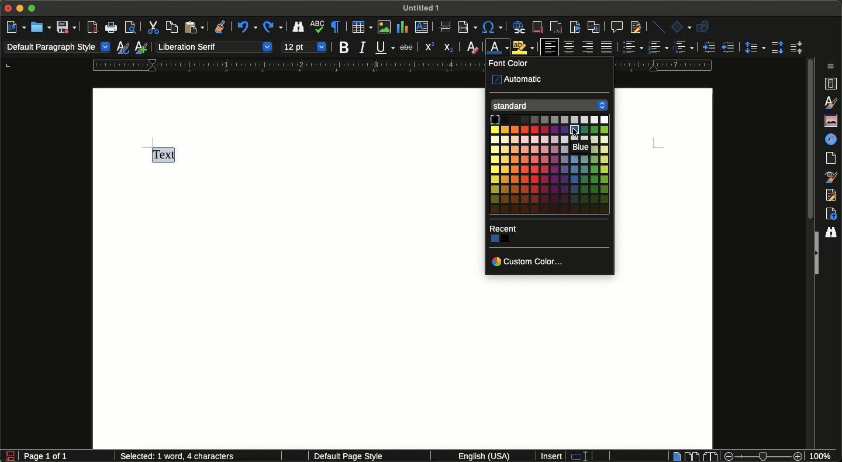  I want to click on Strikethrough, so click(405, 48).